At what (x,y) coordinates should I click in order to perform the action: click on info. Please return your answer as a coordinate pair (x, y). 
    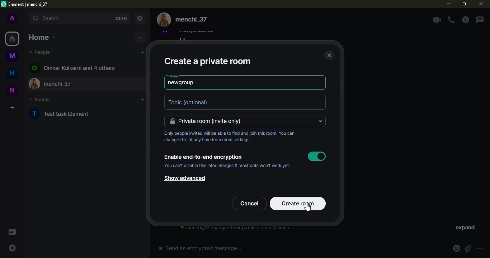
    Looking at the image, I should click on (465, 20).